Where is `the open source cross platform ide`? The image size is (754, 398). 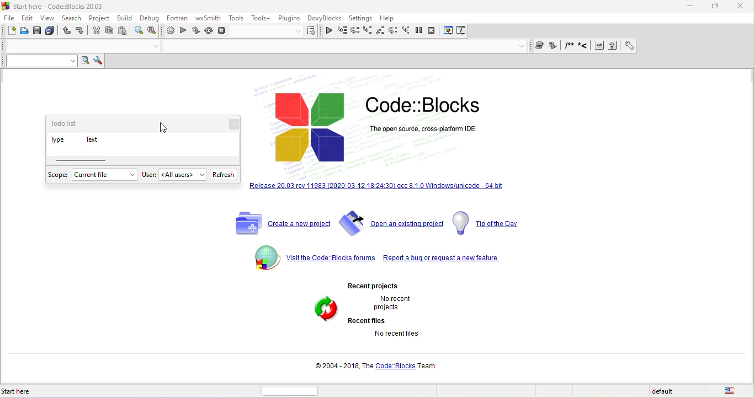
the open source cross platform ide is located at coordinates (423, 128).